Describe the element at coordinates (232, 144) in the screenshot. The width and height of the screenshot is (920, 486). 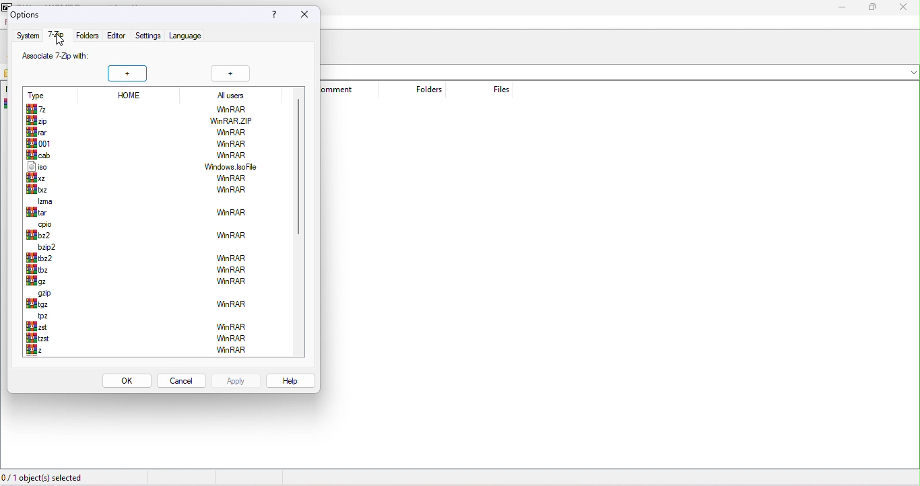
I see `winrar` at that location.